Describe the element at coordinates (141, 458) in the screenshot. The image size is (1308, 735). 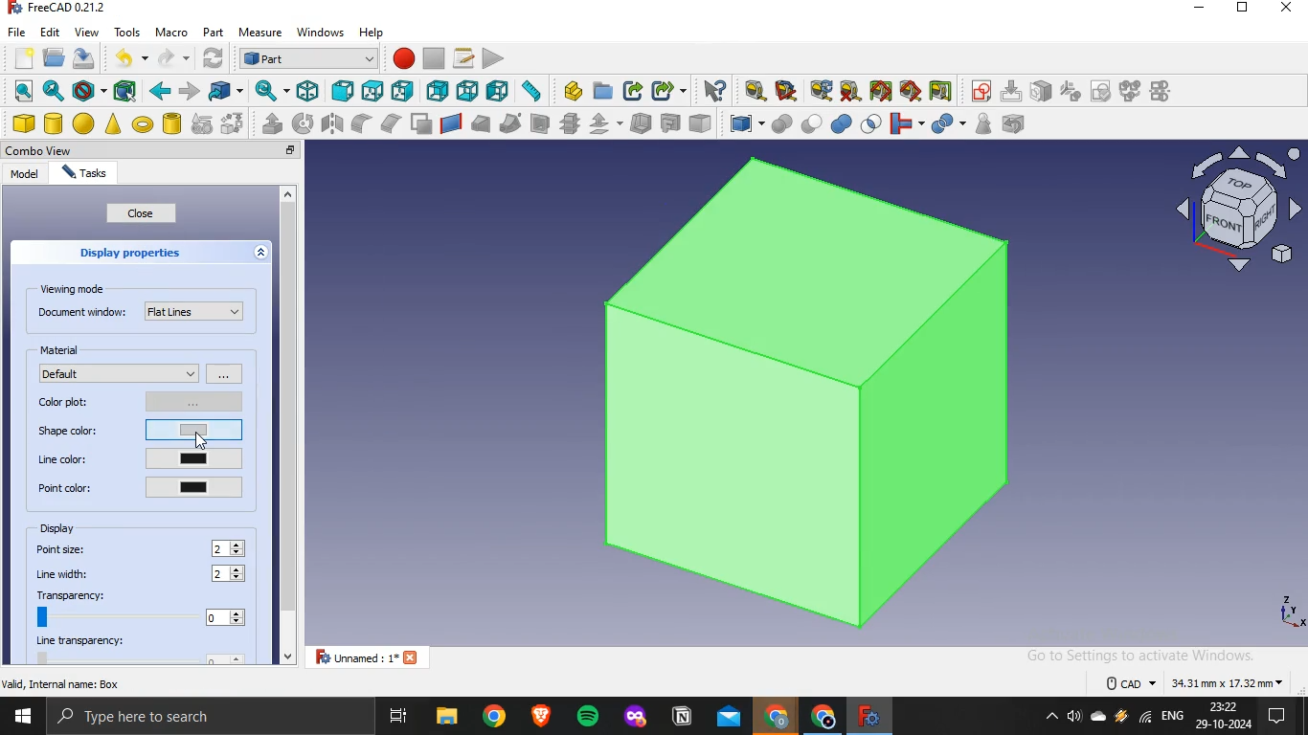
I see `line color` at that location.